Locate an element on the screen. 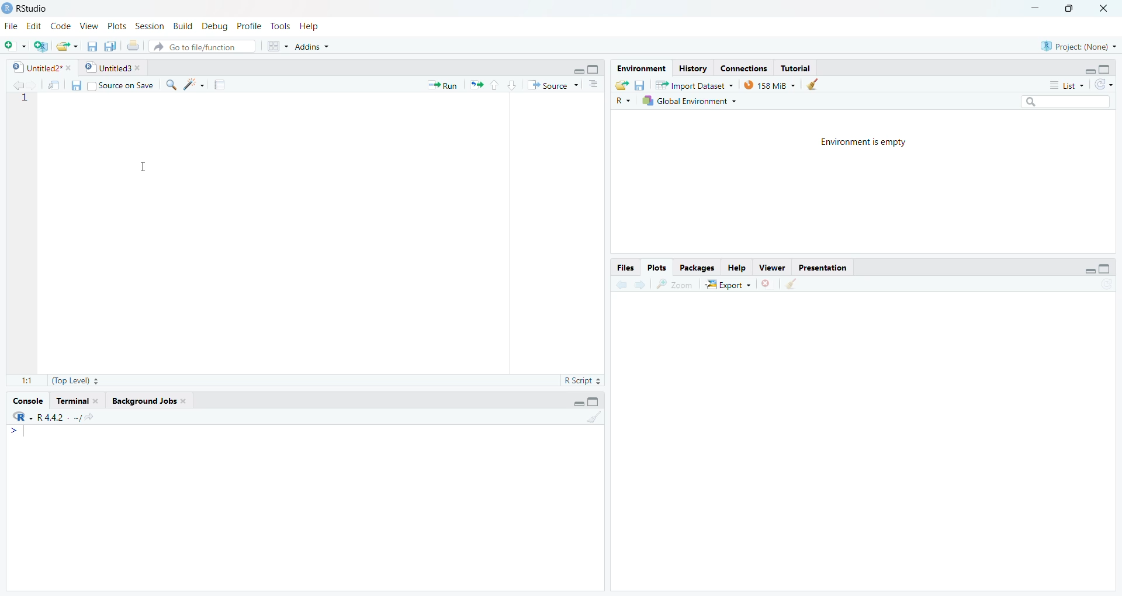  text cursor is located at coordinates (142, 167).